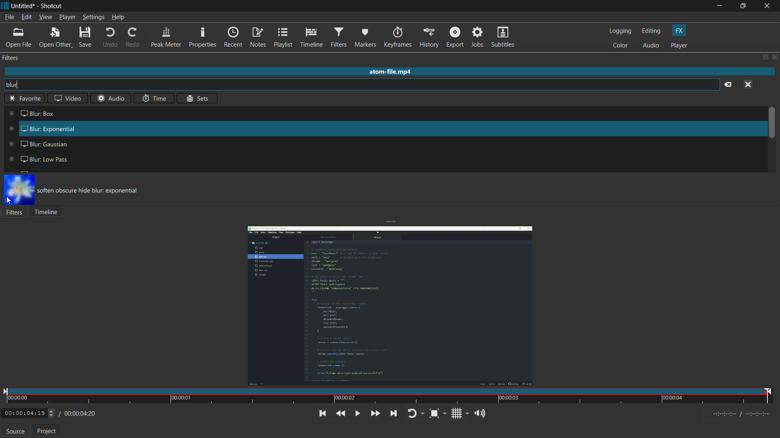  Describe the element at coordinates (202, 38) in the screenshot. I see `properties` at that location.